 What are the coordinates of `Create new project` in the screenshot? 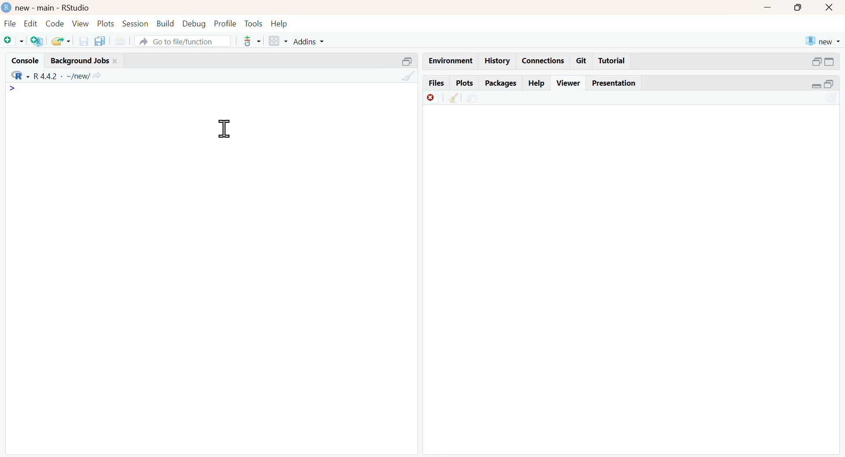 It's located at (36, 41).